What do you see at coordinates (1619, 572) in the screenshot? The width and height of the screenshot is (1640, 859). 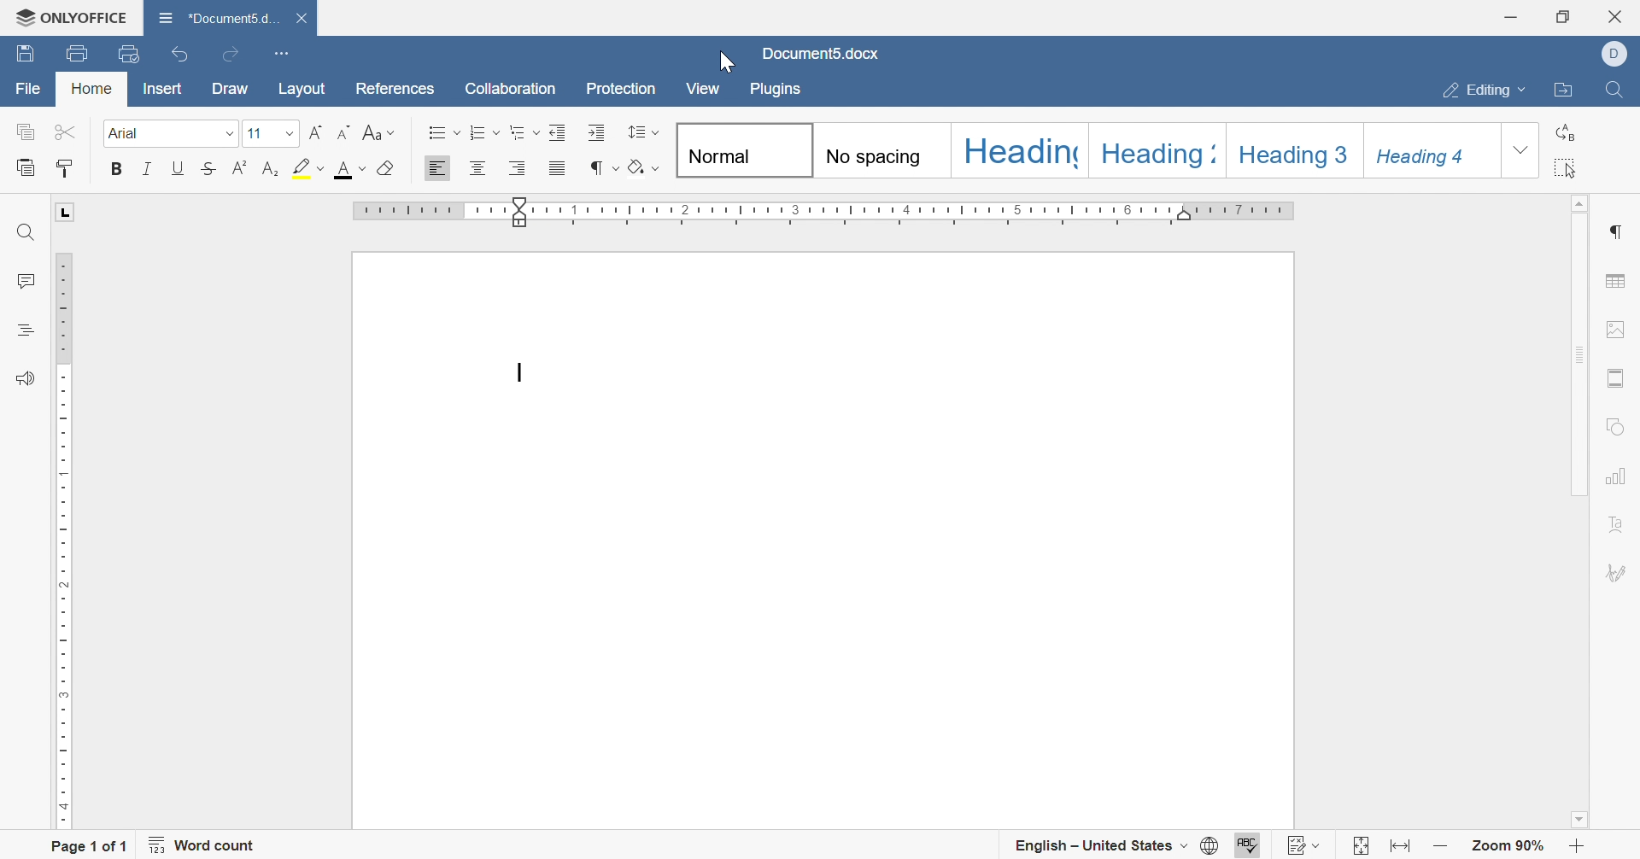 I see `signature settings` at bounding box center [1619, 572].